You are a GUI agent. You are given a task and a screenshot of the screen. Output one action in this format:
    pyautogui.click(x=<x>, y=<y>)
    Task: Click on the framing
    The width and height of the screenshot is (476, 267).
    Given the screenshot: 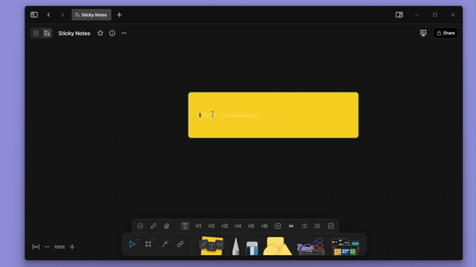 What is the action you would take?
    pyautogui.click(x=149, y=244)
    